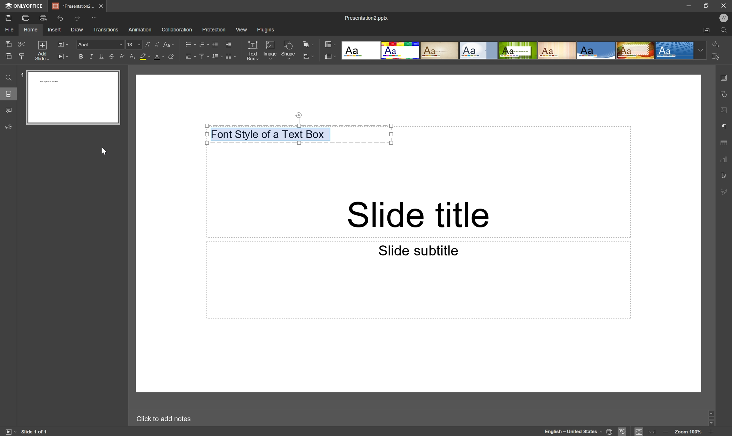 Image resolution: width=732 pixels, height=436 pixels. What do you see at coordinates (112, 56) in the screenshot?
I see `Strikethrough` at bounding box center [112, 56].